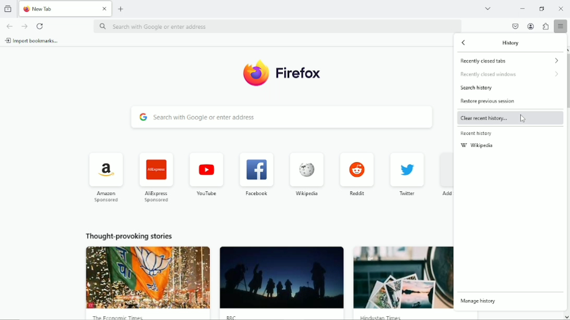 The image size is (570, 320). Describe the element at coordinates (206, 174) in the screenshot. I see `Youtube` at that location.